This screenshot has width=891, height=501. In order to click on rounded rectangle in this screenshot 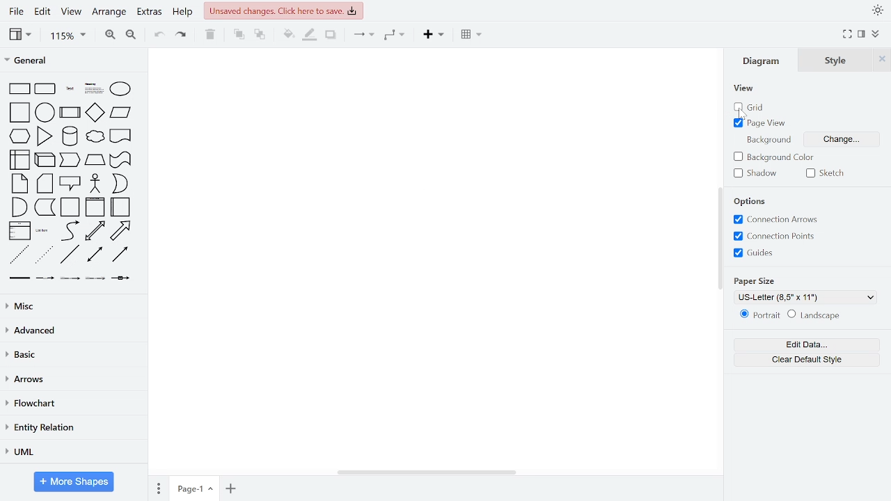, I will do `click(45, 89)`.